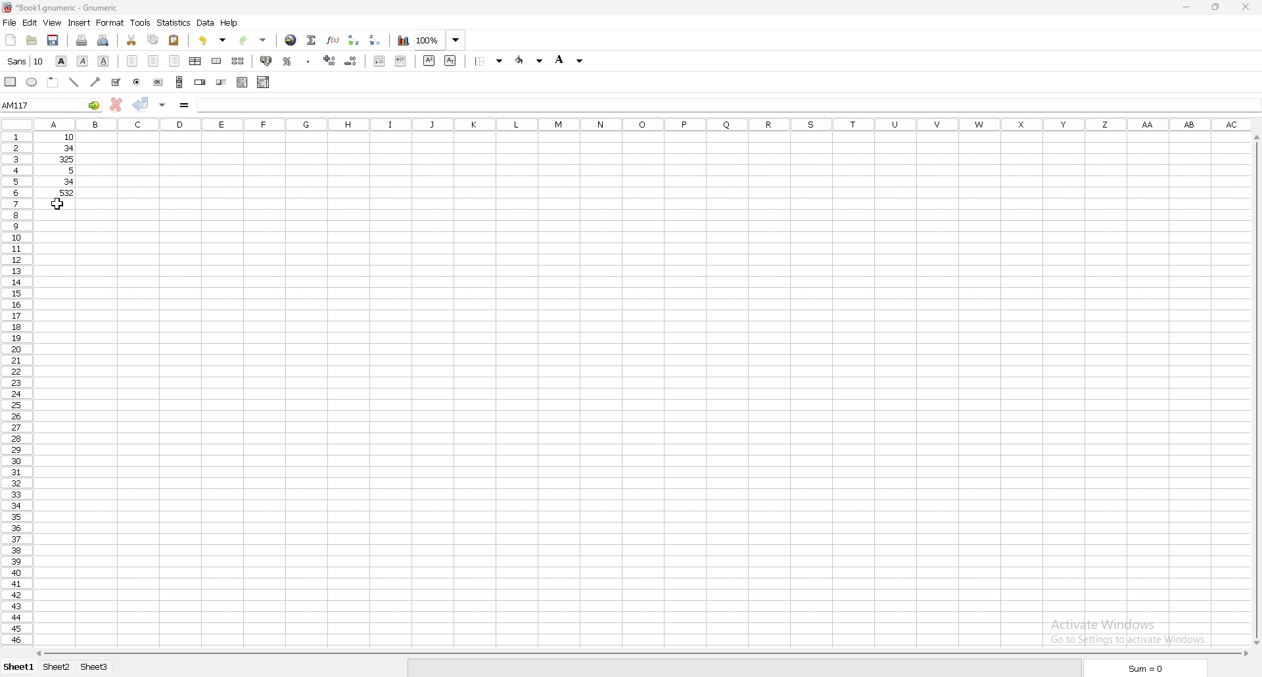  I want to click on print preview, so click(104, 40).